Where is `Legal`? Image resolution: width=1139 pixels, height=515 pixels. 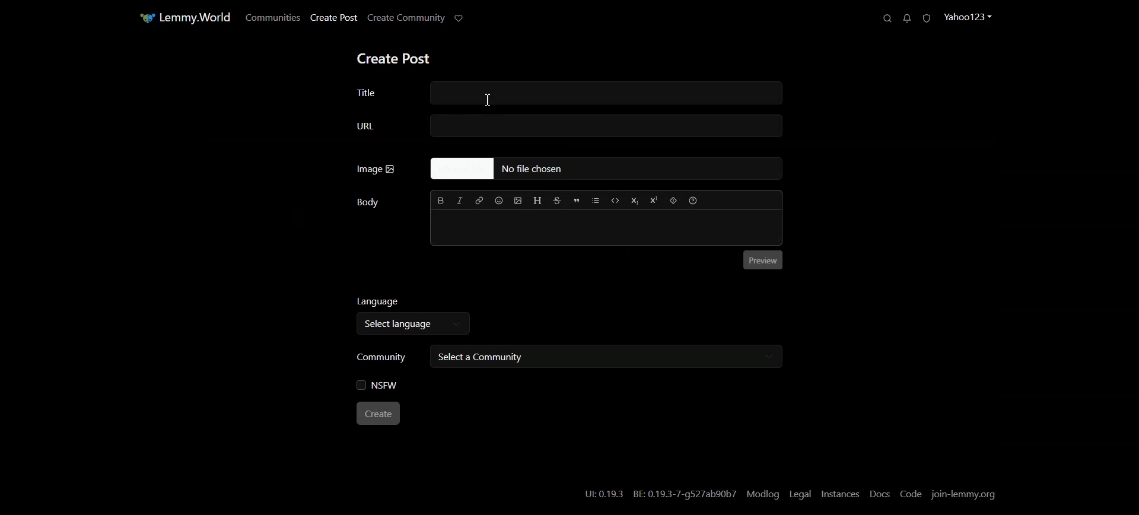
Legal is located at coordinates (800, 494).